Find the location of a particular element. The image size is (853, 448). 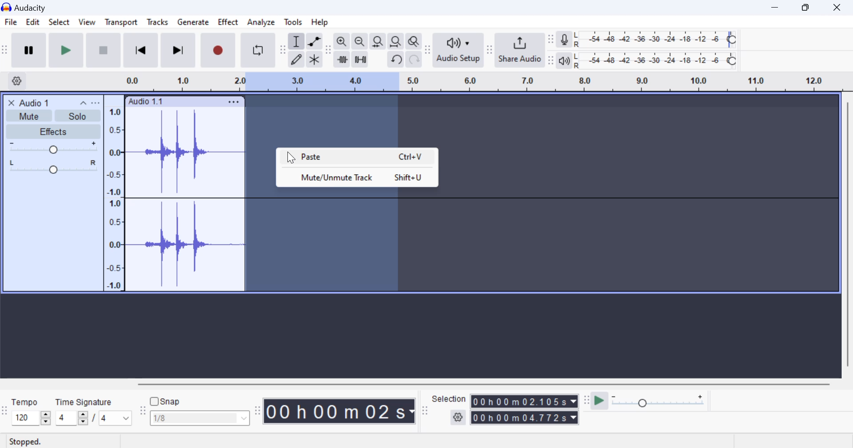

Restore Down is located at coordinates (776, 7).